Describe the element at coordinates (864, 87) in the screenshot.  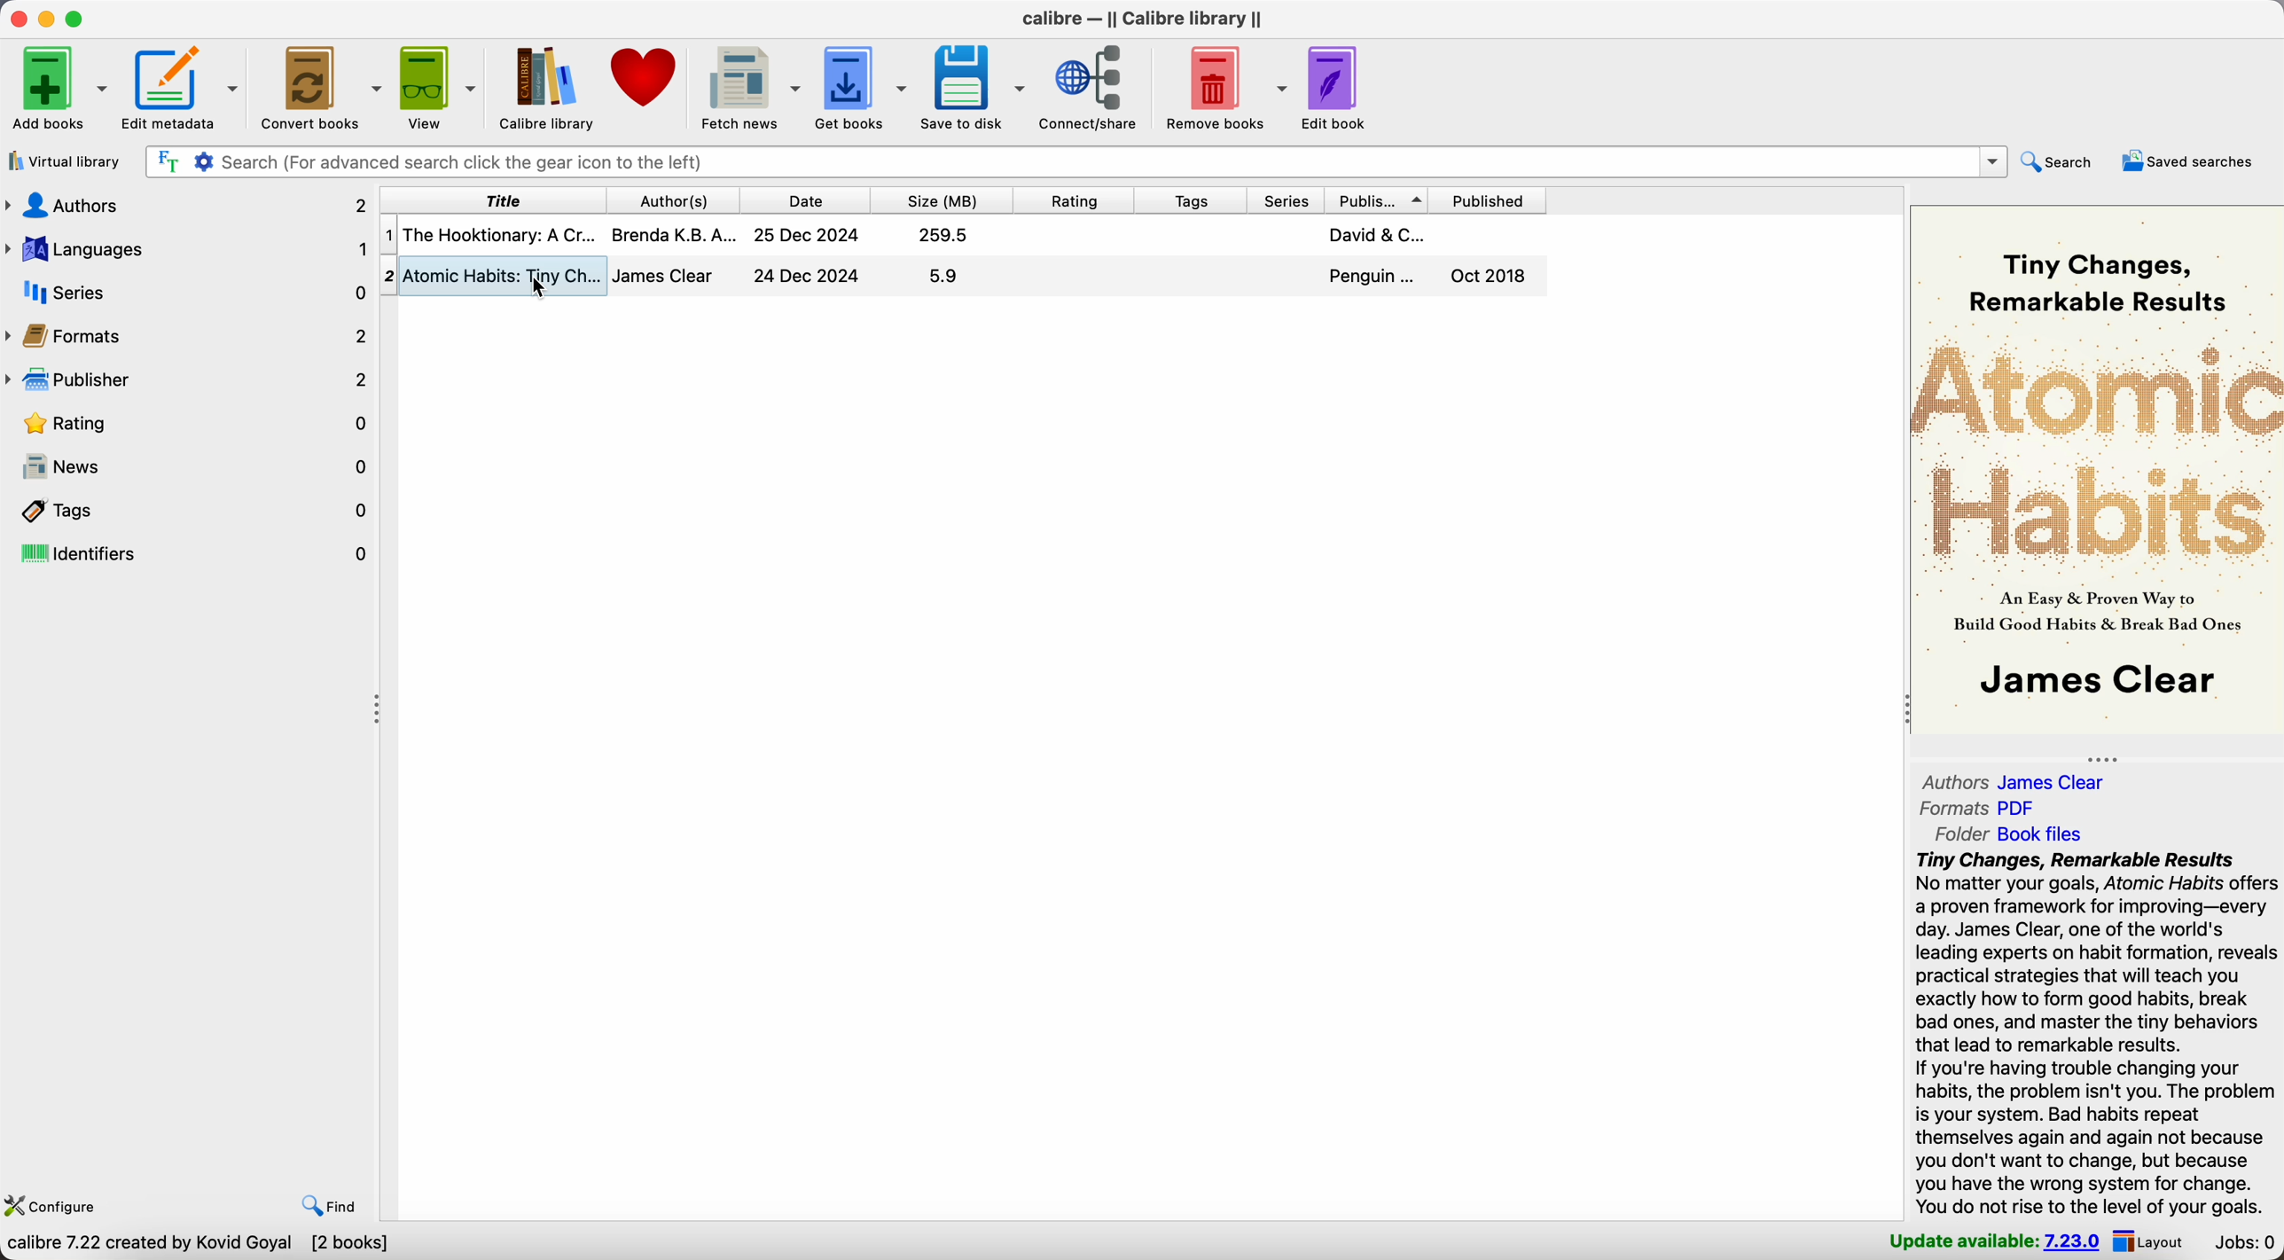
I see `get books` at that location.